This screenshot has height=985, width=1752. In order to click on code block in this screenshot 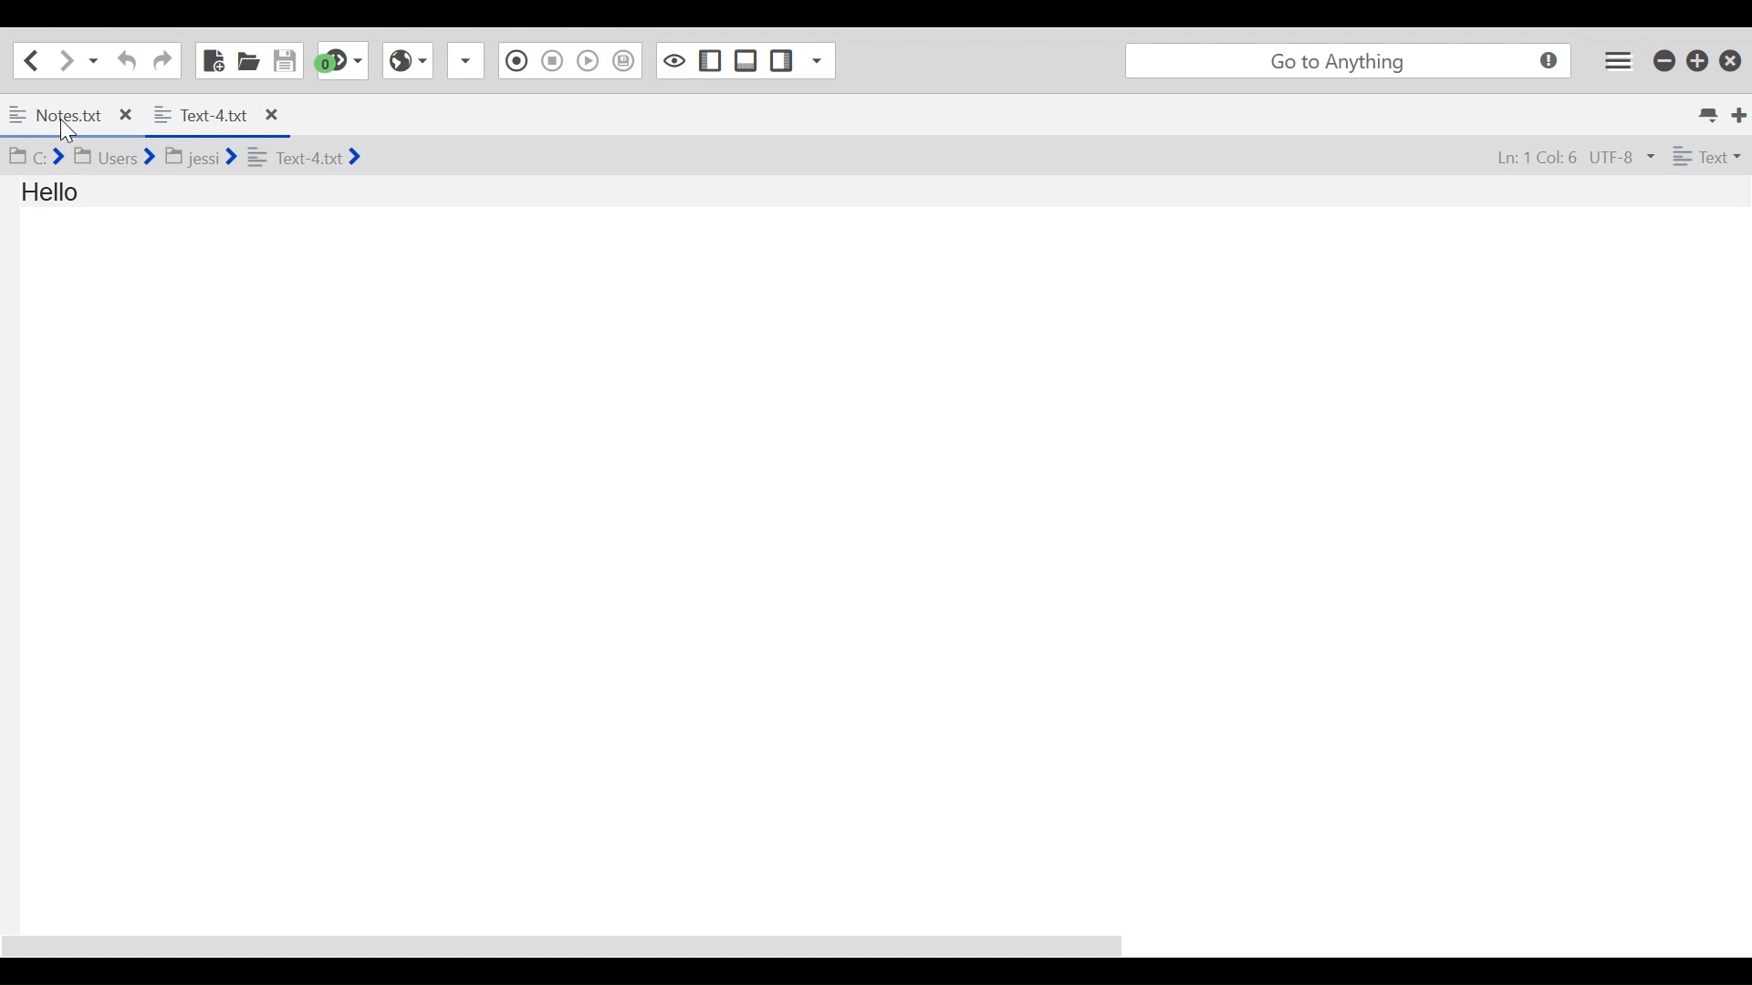, I will do `click(91, 214)`.